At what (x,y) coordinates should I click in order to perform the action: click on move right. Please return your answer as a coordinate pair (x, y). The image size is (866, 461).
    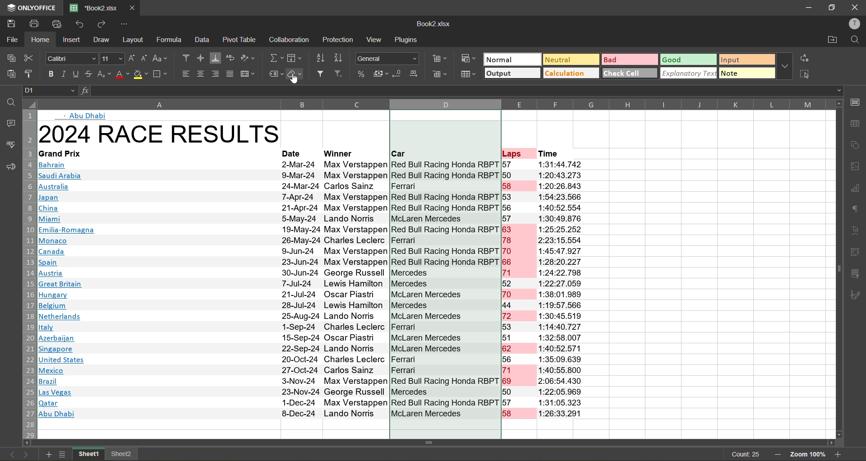
    Looking at the image, I should click on (829, 443).